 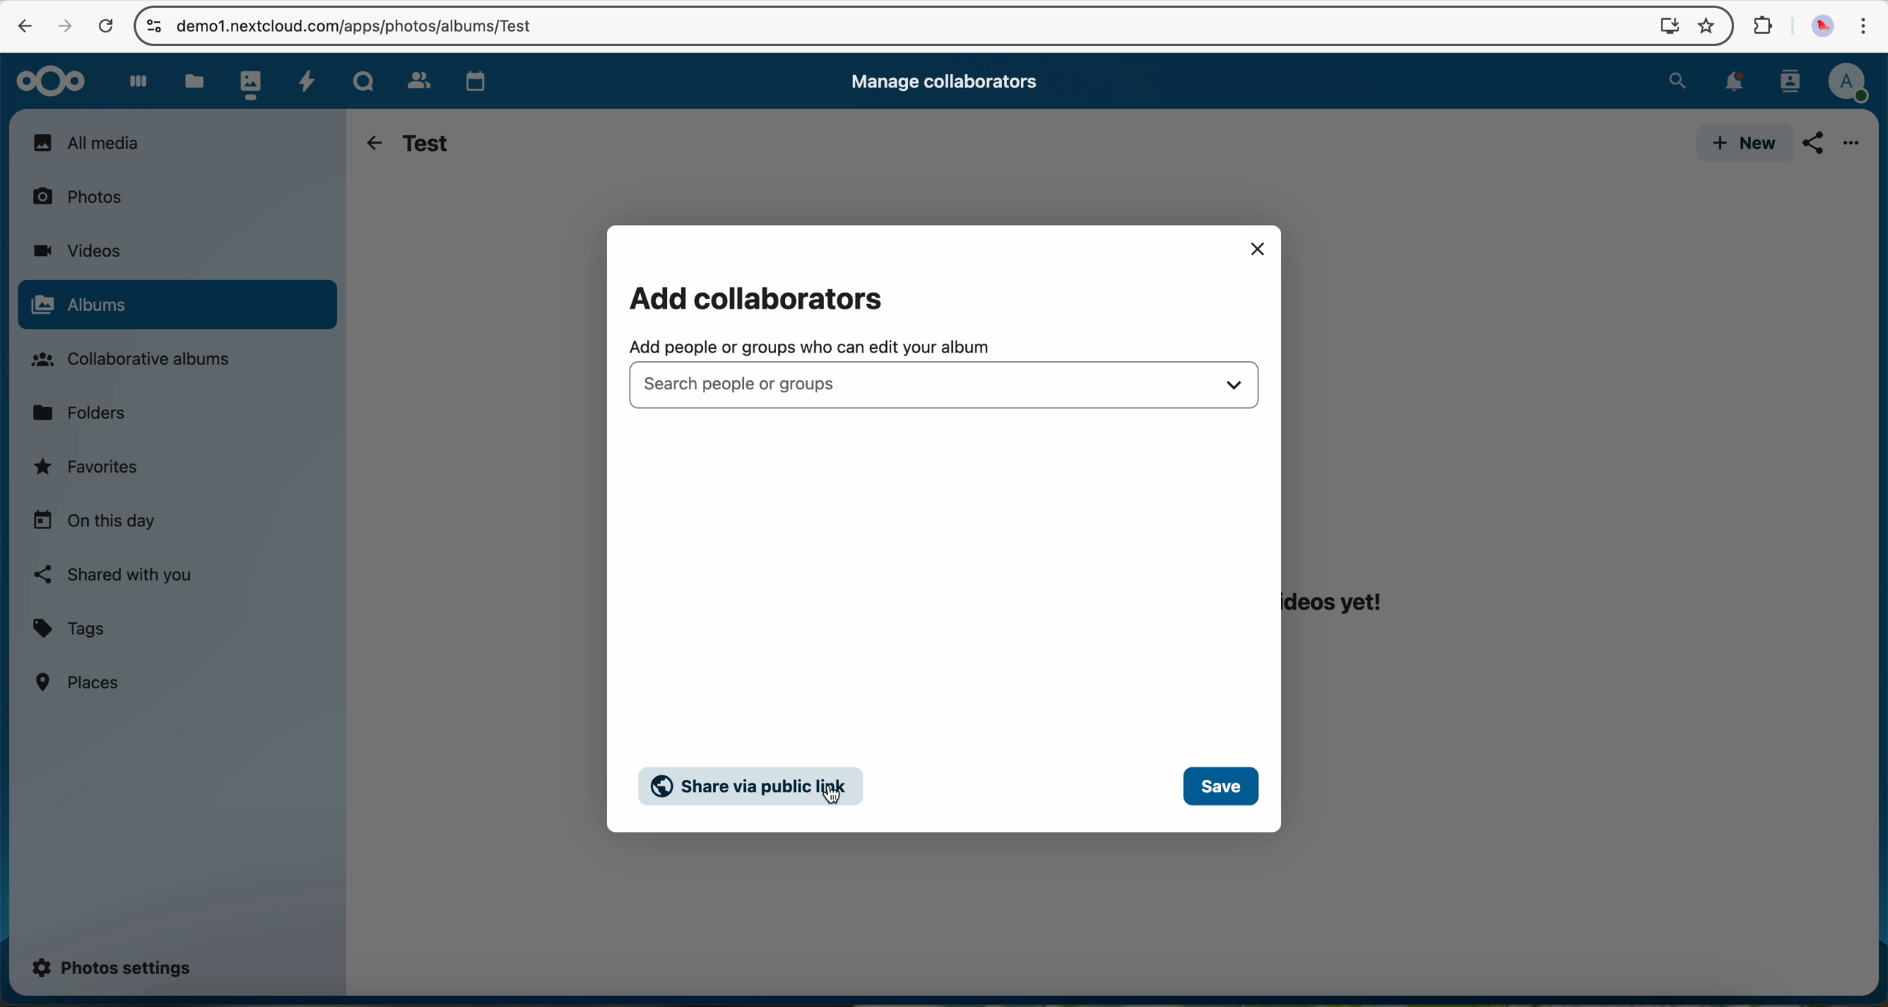 I want to click on profile, so click(x=1848, y=84).